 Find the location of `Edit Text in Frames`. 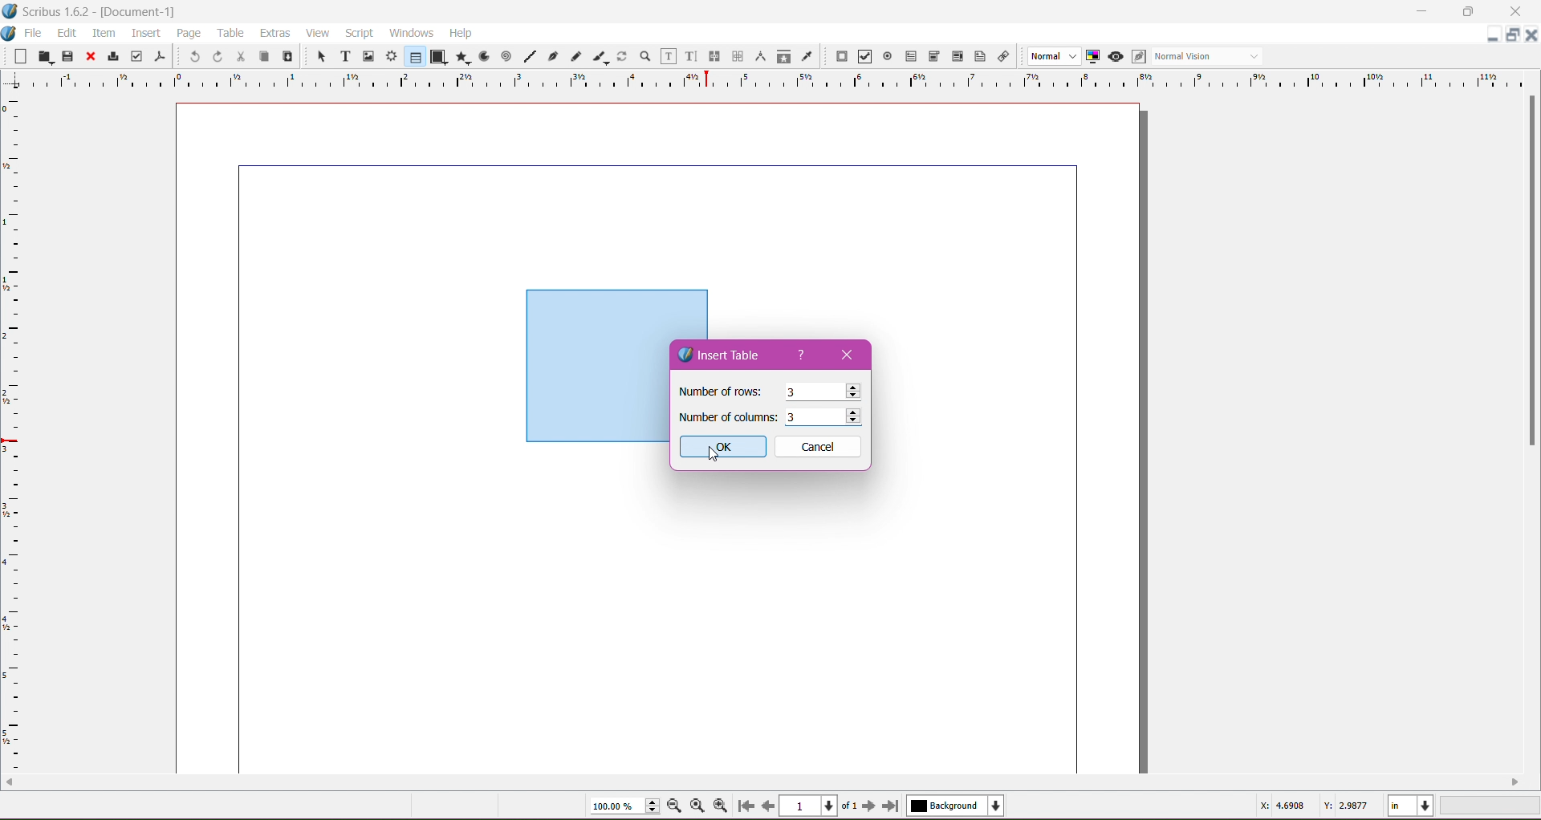

Edit Text in Frames is located at coordinates (669, 56).